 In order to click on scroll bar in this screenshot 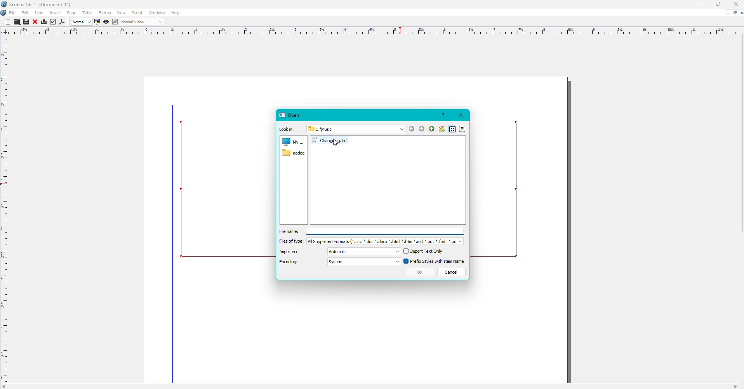, I will do `click(742, 133)`.